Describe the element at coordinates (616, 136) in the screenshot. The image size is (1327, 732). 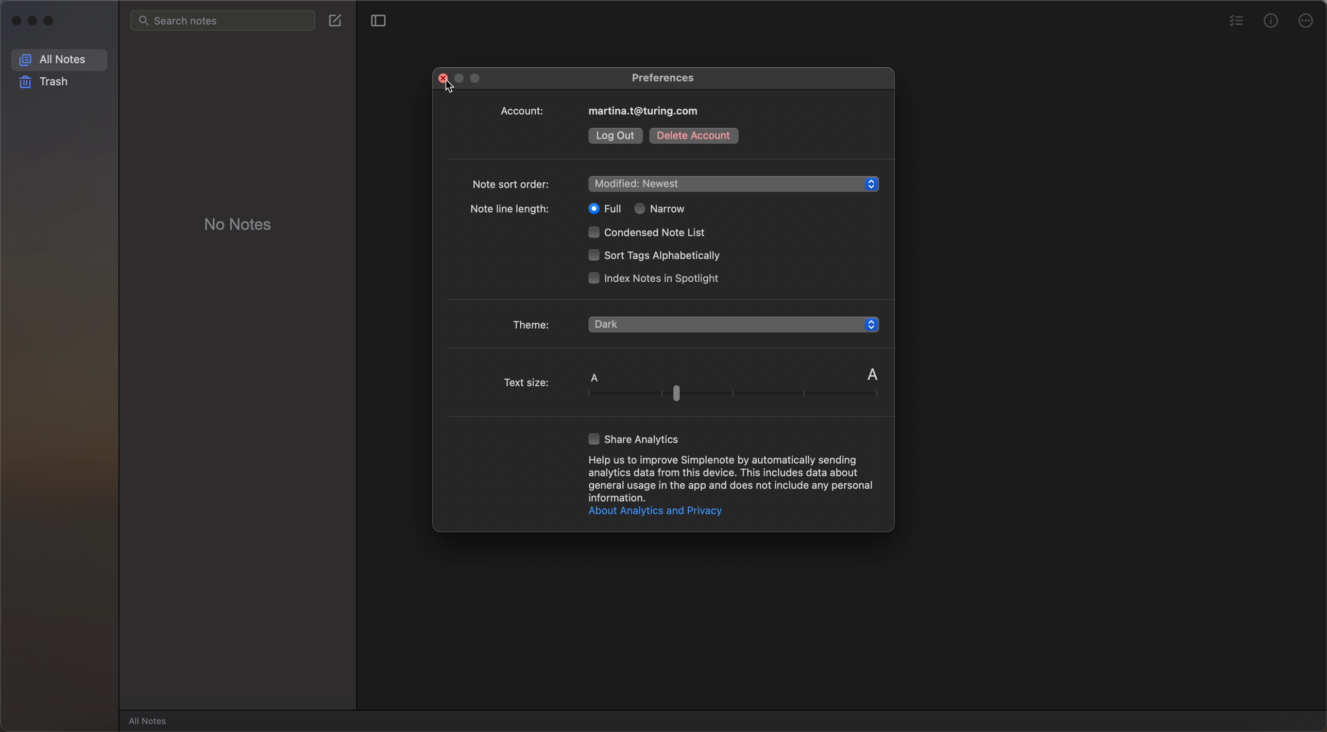
I see `log out` at that location.